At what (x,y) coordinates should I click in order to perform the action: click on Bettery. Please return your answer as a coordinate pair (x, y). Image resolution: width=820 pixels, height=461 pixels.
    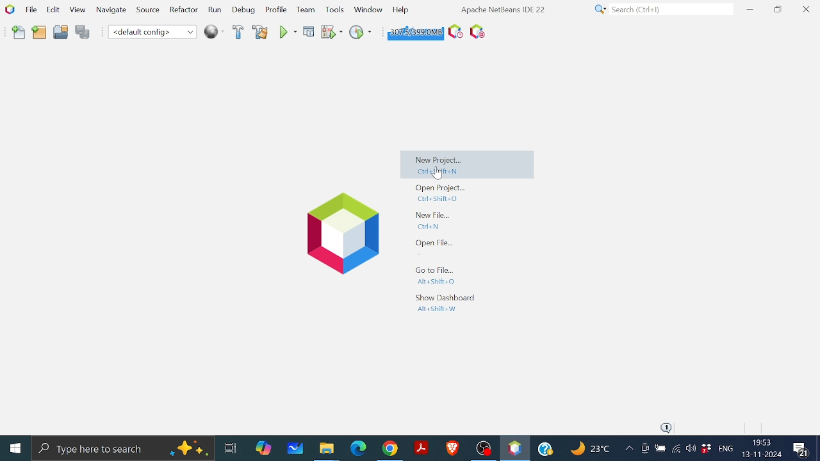
    Looking at the image, I should click on (660, 449).